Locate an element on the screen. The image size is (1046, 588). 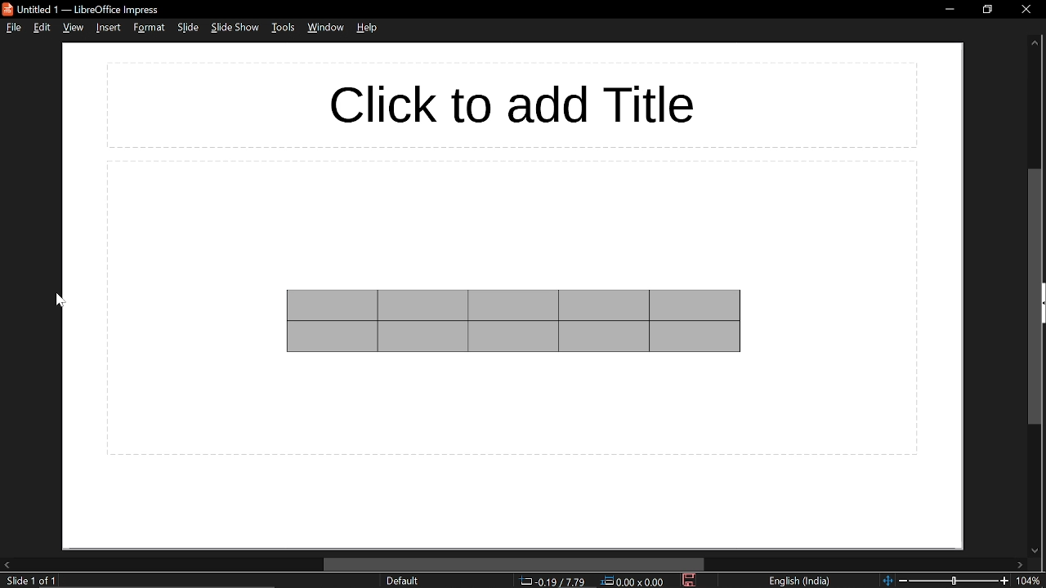
click to add title is located at coordinates (514, 105).